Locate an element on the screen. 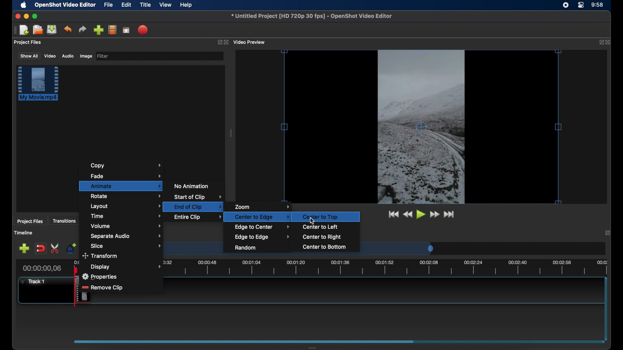 This screenshot has width=623, height=350. maximize is located at coordinates (35, 16).